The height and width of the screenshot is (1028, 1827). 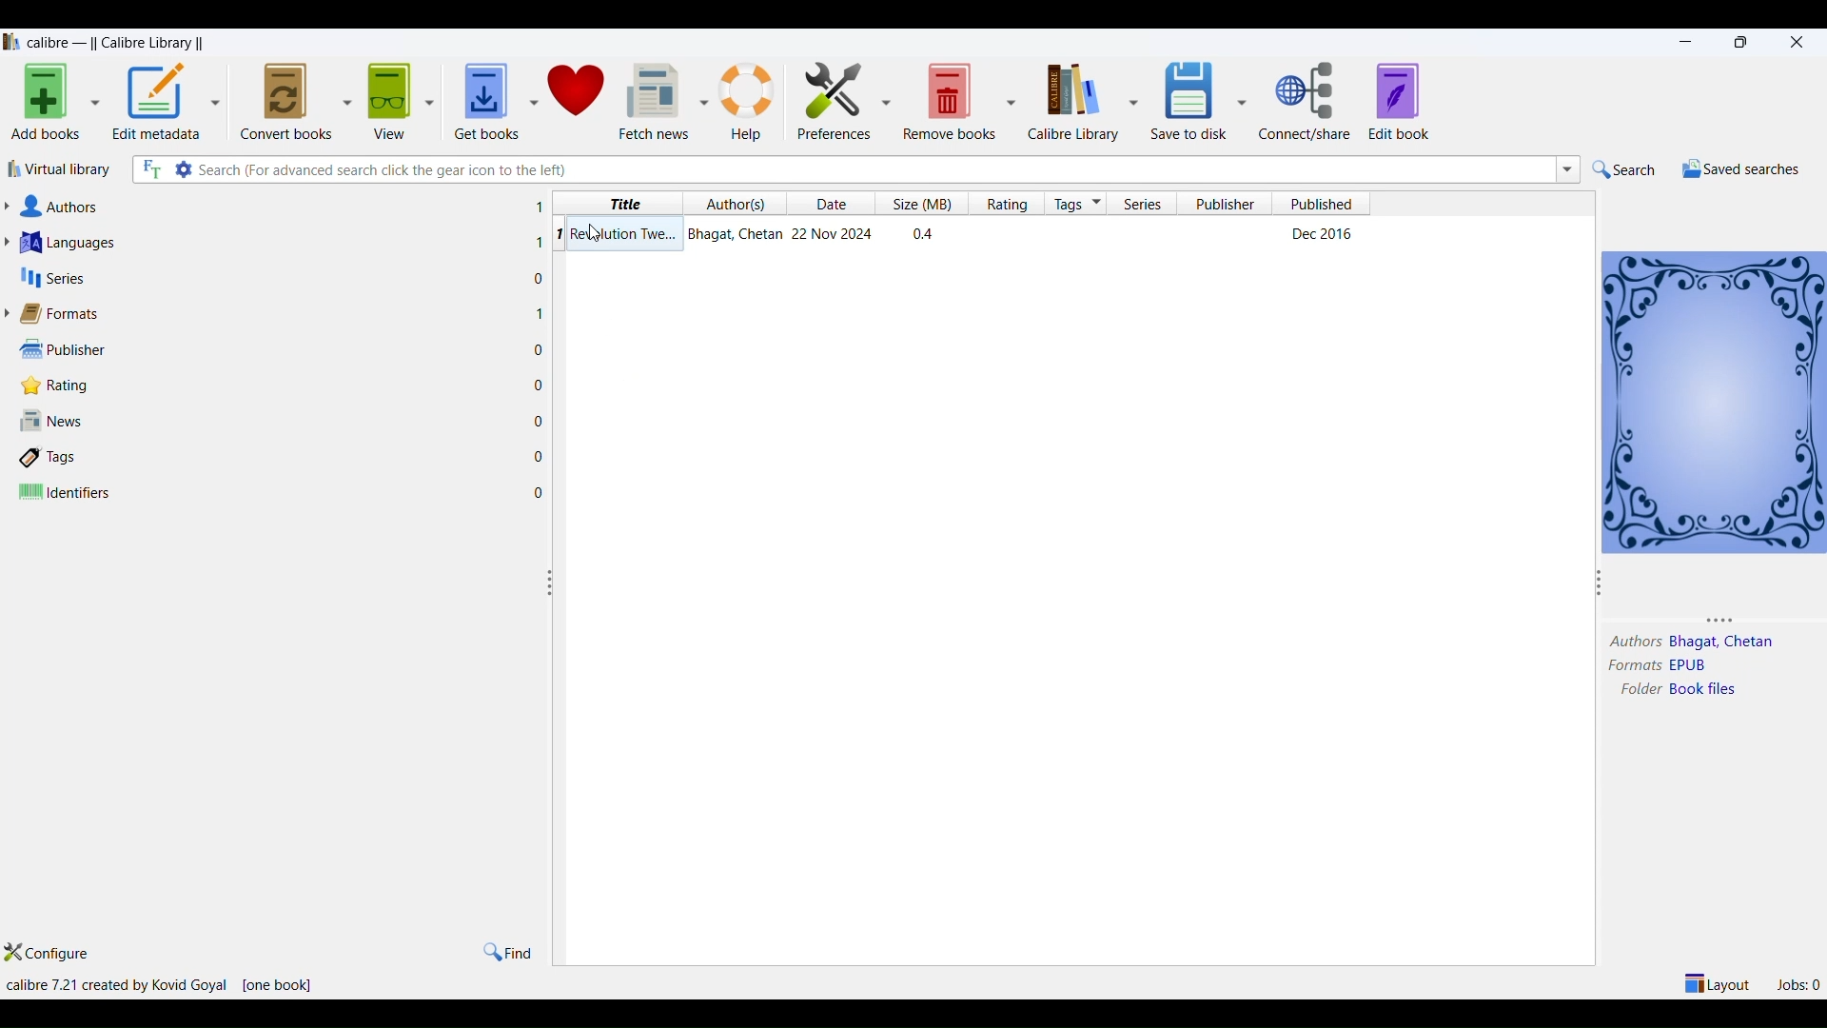 I want to click on 0, so click(x=540, y=491).